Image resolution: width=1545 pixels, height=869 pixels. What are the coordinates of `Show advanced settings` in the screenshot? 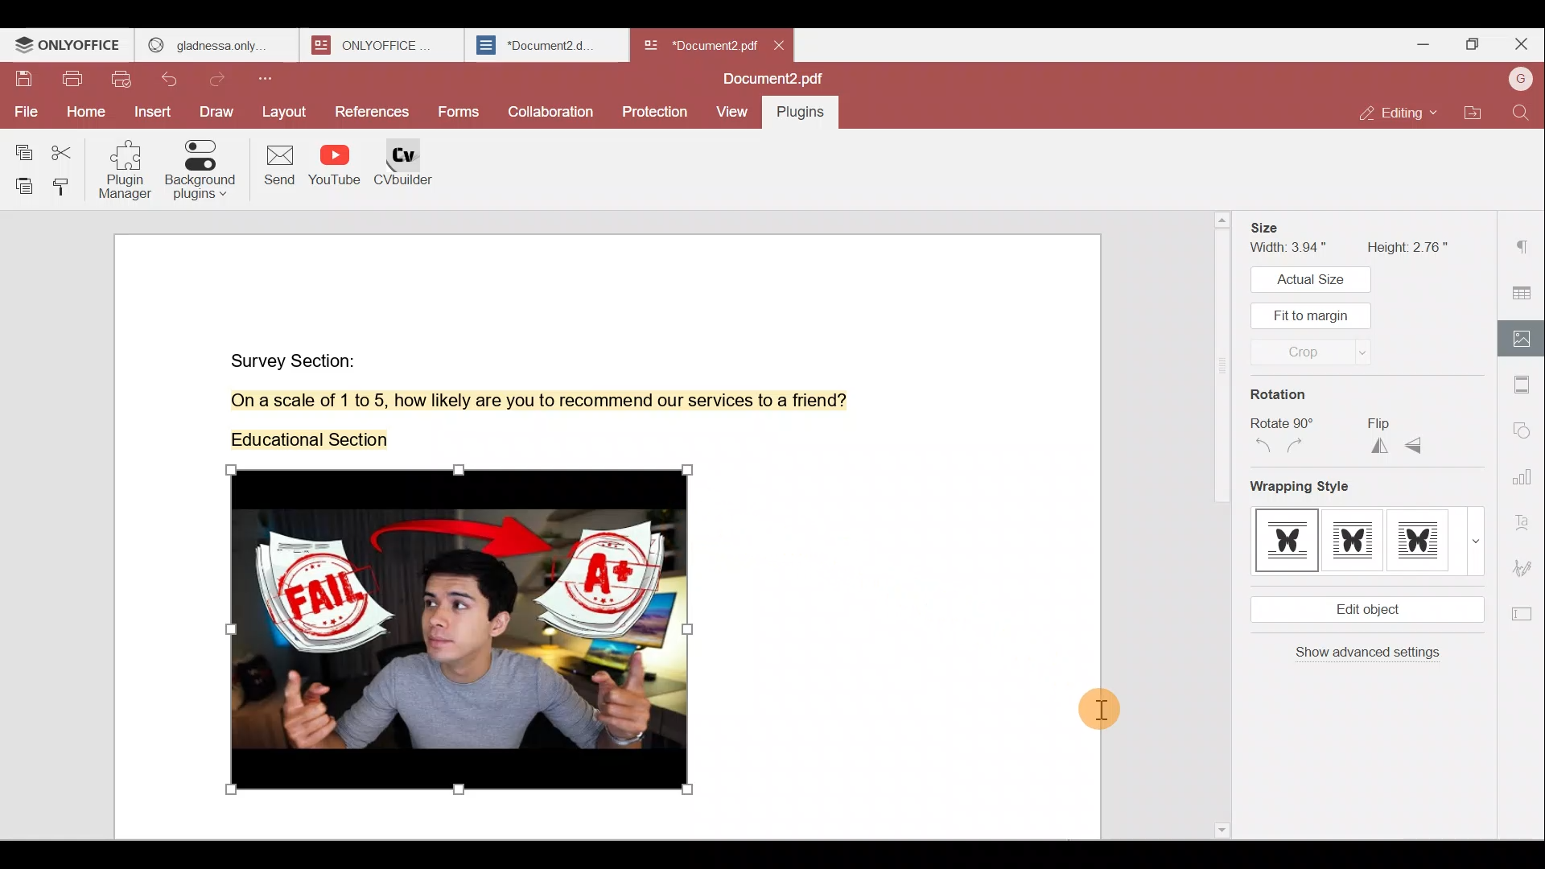 It's located at (1371, 659).